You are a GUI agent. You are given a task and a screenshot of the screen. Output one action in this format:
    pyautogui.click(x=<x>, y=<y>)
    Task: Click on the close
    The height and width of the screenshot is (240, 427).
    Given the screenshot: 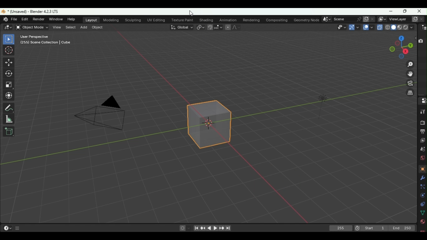 What is the action you would take?
    pyautogui.click(x=419, y=11)
    